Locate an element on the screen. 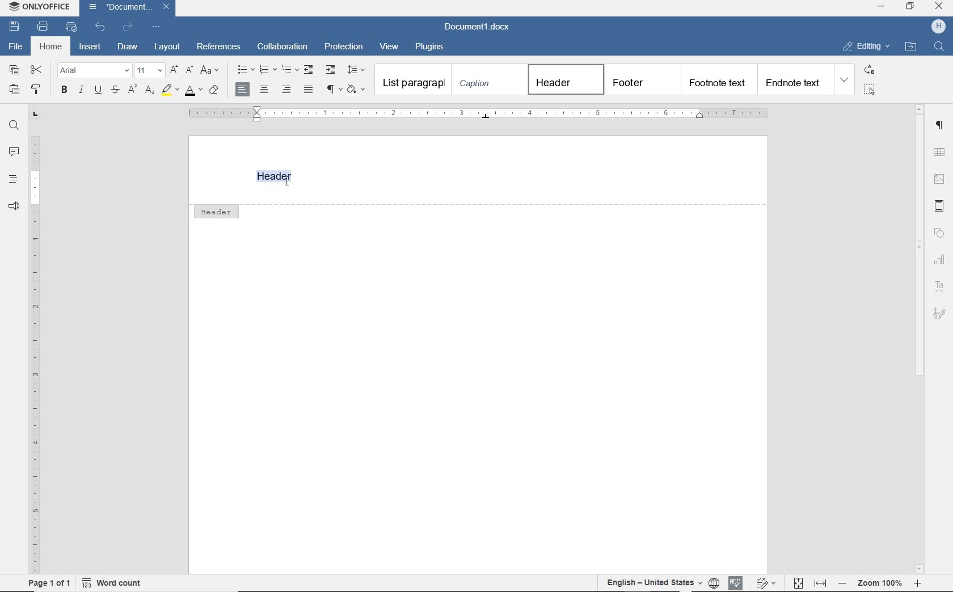 Image resolution: width=953 pixels, height=592 pixels. Heading2 is located at coordinates (641, 79).